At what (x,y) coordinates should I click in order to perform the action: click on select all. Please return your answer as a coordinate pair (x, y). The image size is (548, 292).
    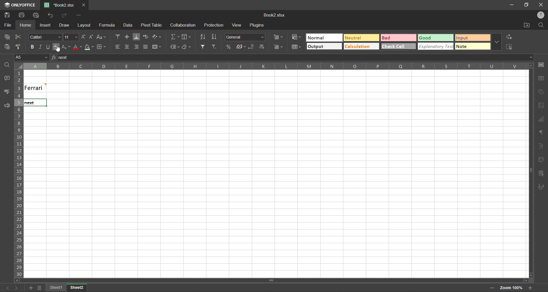
    Looking at the image, I should click on (511, 47).